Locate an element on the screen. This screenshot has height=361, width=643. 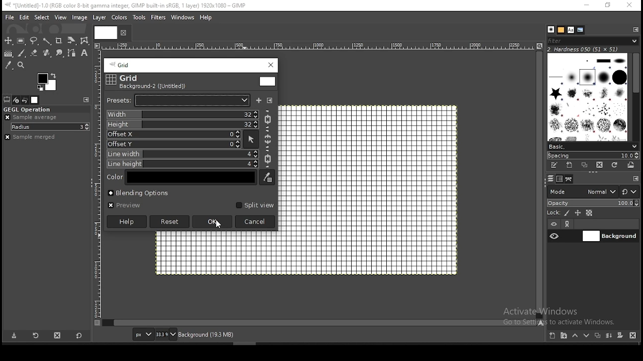
logo is located at coordinates (112, 80).